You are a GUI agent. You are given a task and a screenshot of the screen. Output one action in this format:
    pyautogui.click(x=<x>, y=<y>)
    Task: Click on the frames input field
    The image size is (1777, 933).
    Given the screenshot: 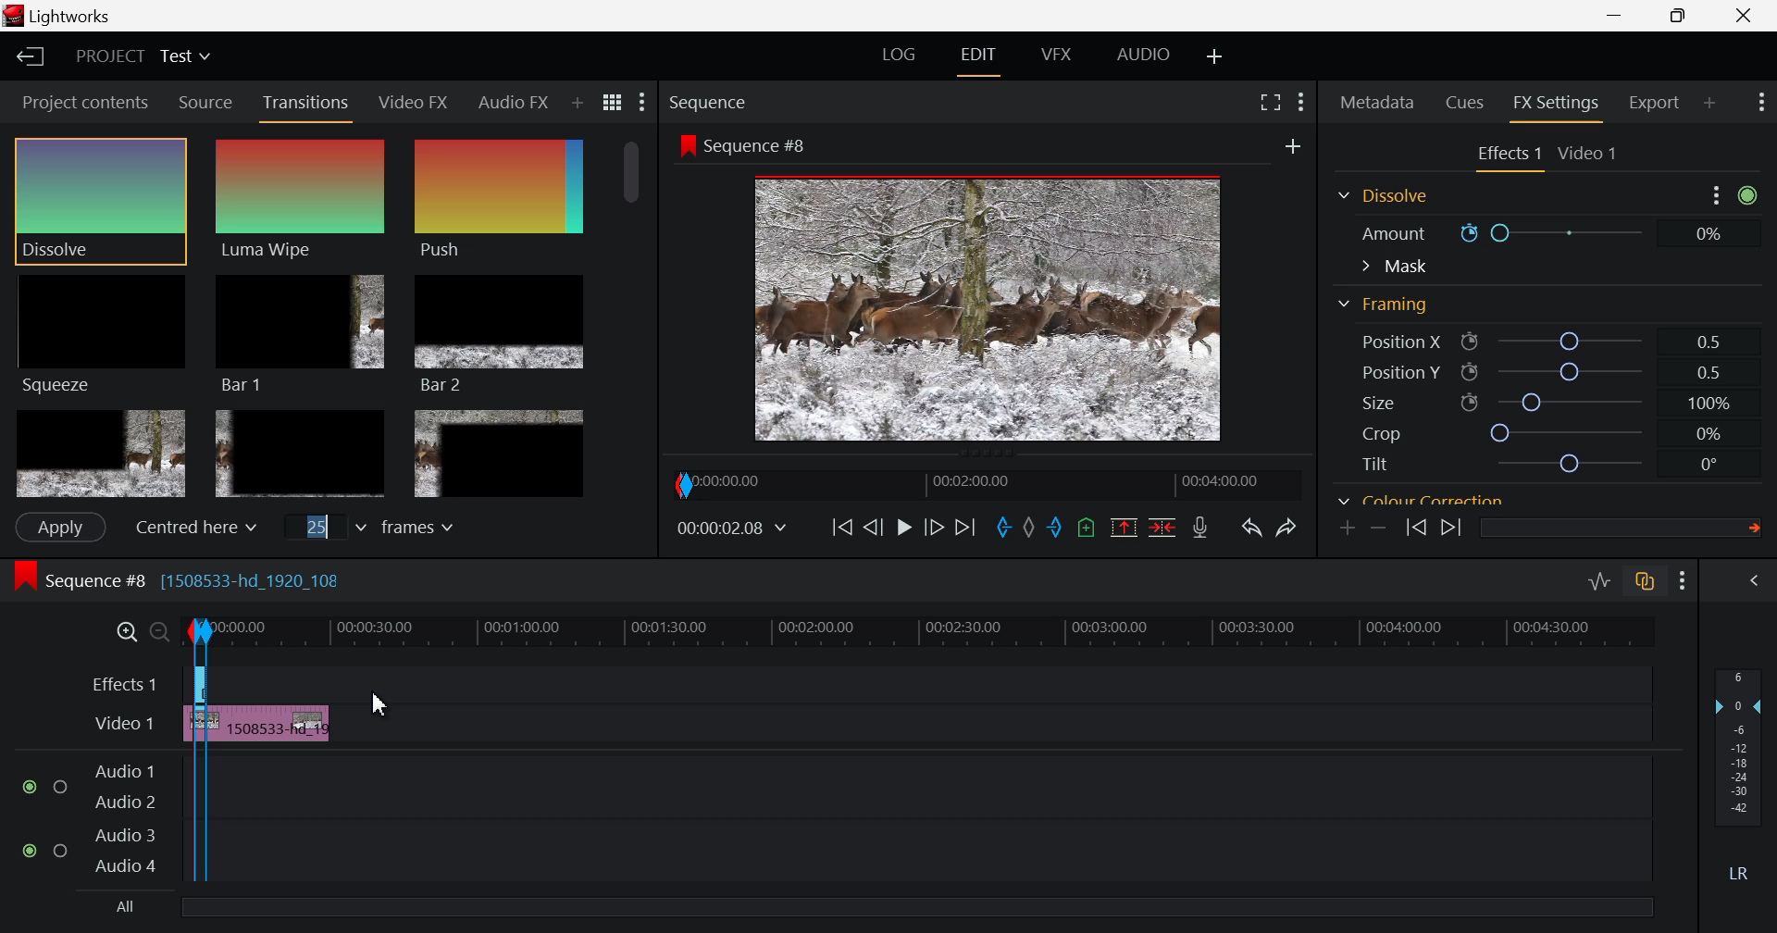 What is the action you would take?
    pyautogui.click(x=387, y=525)
    